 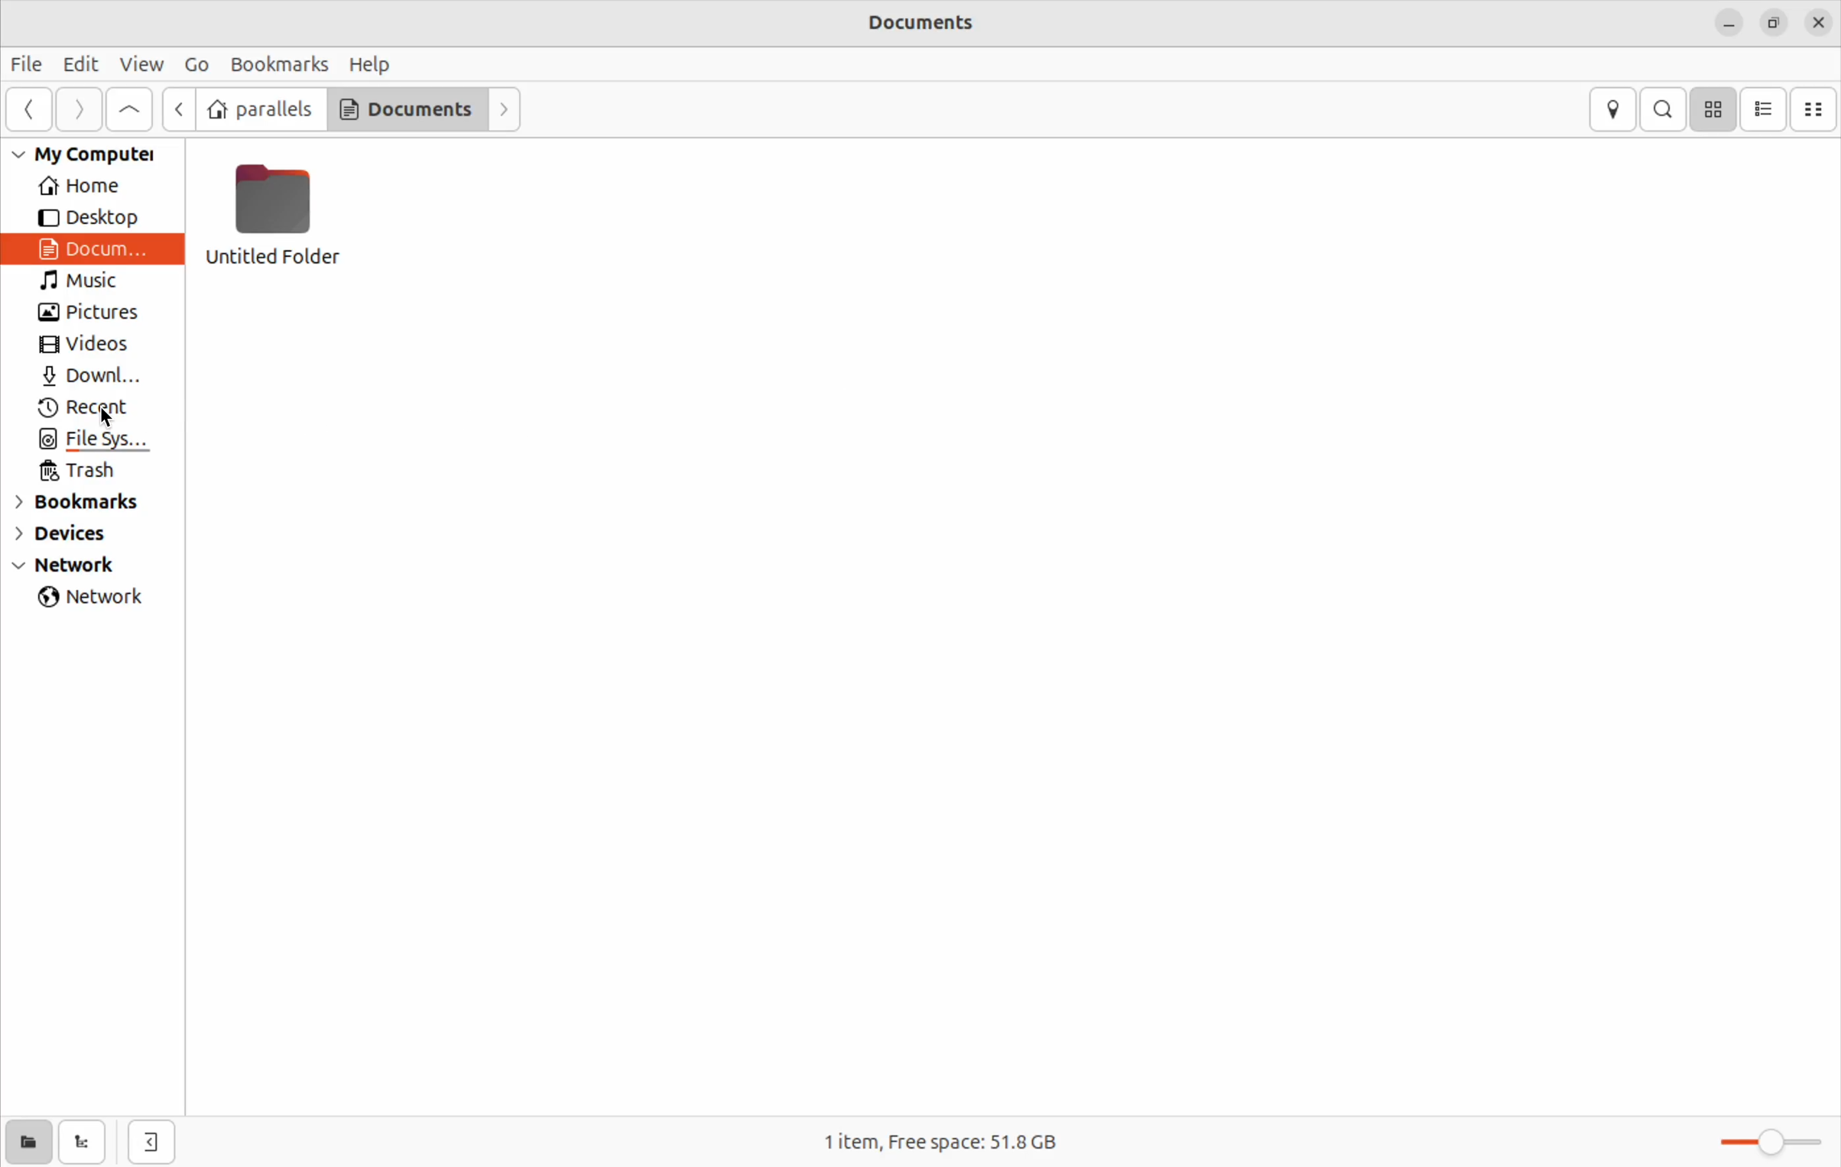 What do you see at coordinates (92, 345) in the screenshot?
I see `videos` at bounding box center [92, 345].